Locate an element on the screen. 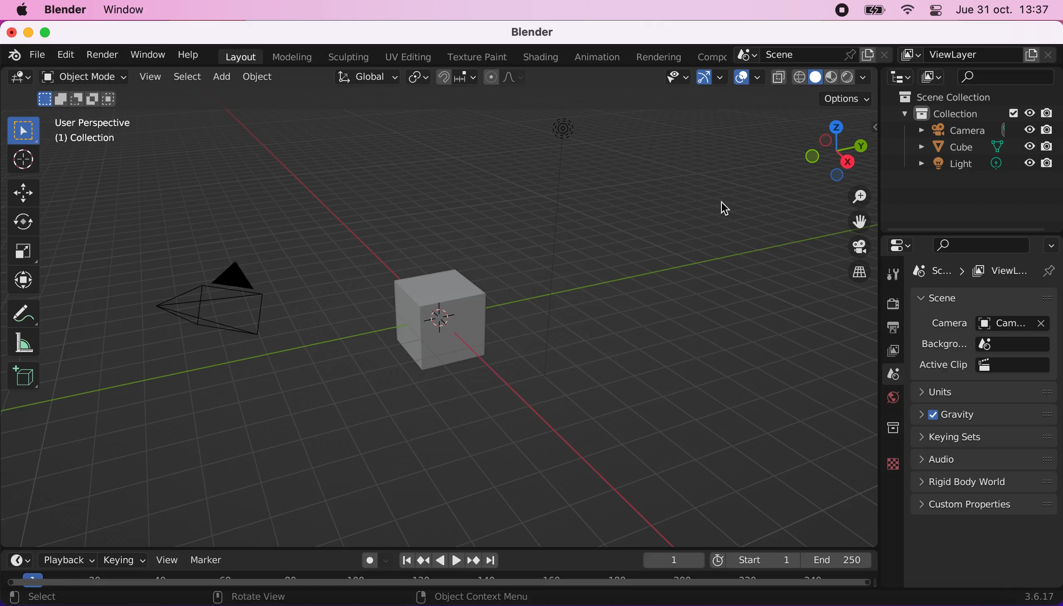 The image size is (1063, 606). pin is located at coordinates (1052, 271).